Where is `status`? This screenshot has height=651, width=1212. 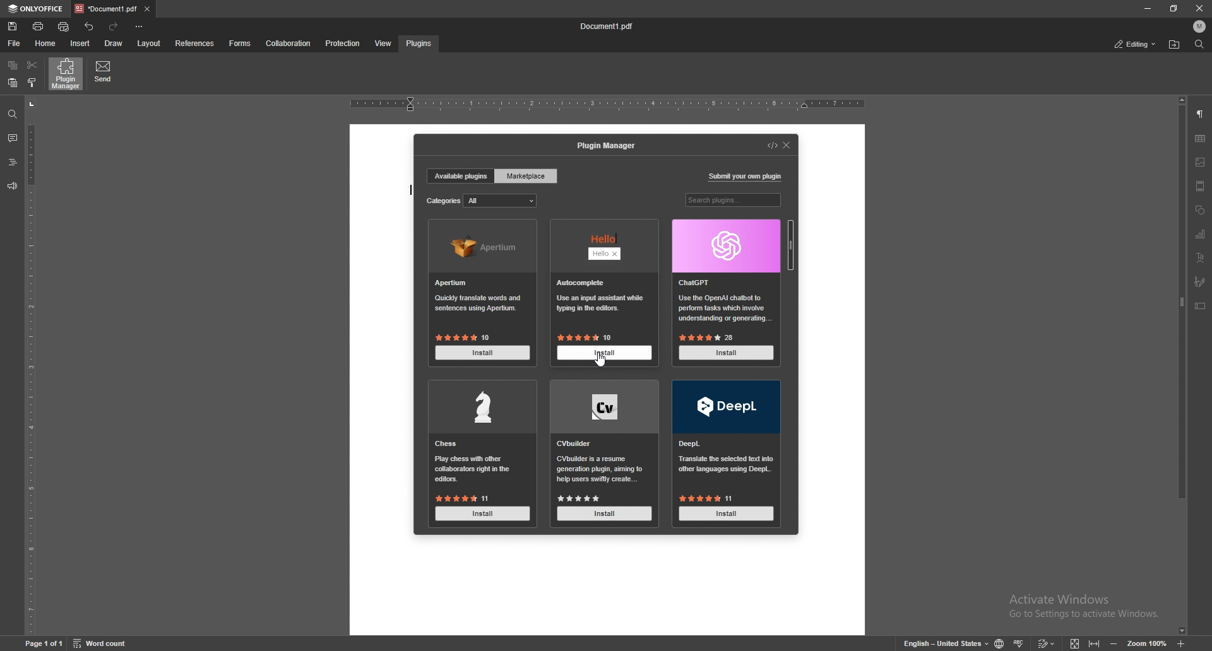
status is located at coordinates (1136, 44).